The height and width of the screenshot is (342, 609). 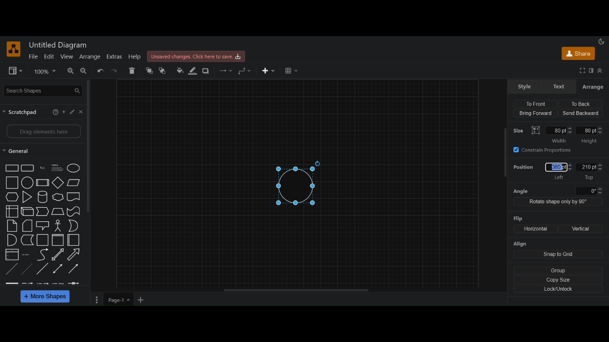 I want to click on arrange, so click(x=89, y=57).